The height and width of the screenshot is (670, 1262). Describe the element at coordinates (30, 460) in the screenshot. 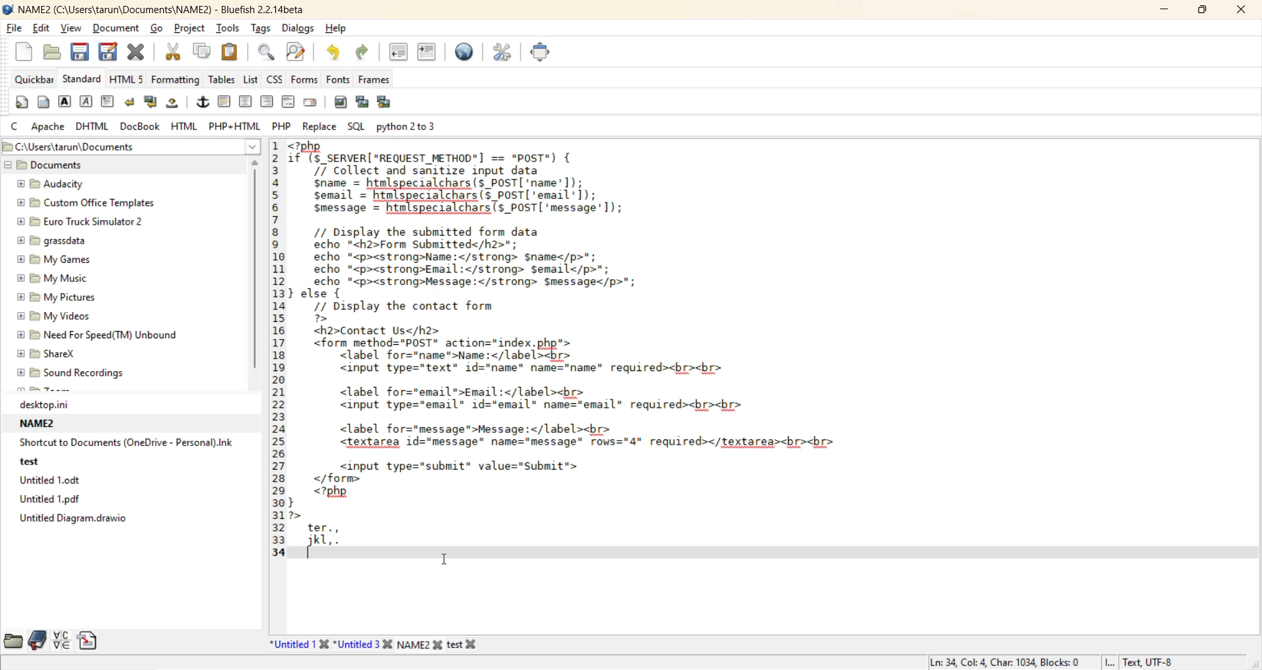

I see `test` at that location.